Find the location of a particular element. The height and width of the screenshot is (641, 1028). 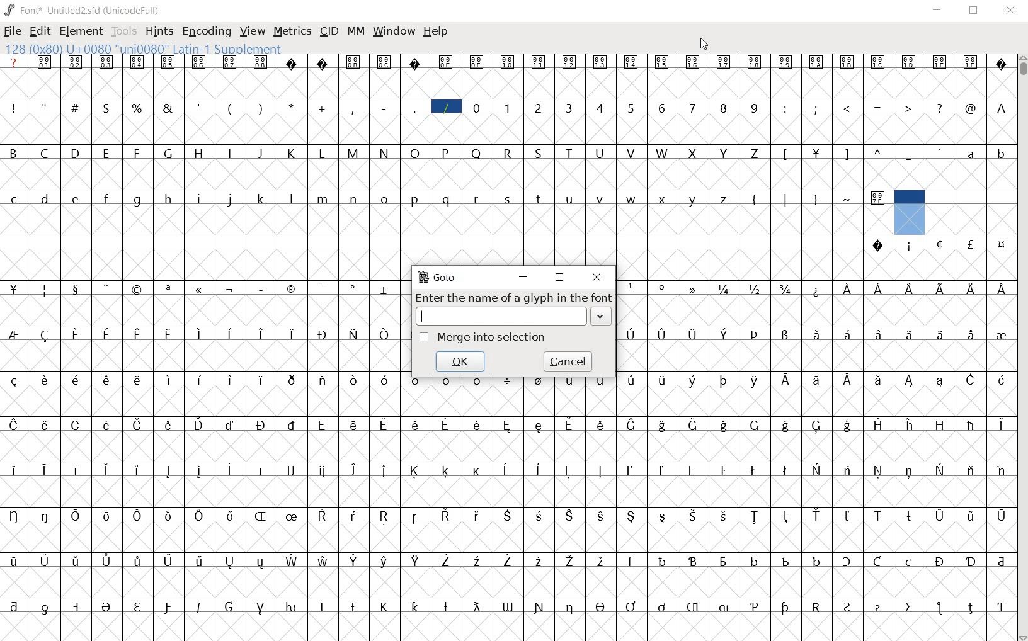

; is located at coordinates (817, 108).